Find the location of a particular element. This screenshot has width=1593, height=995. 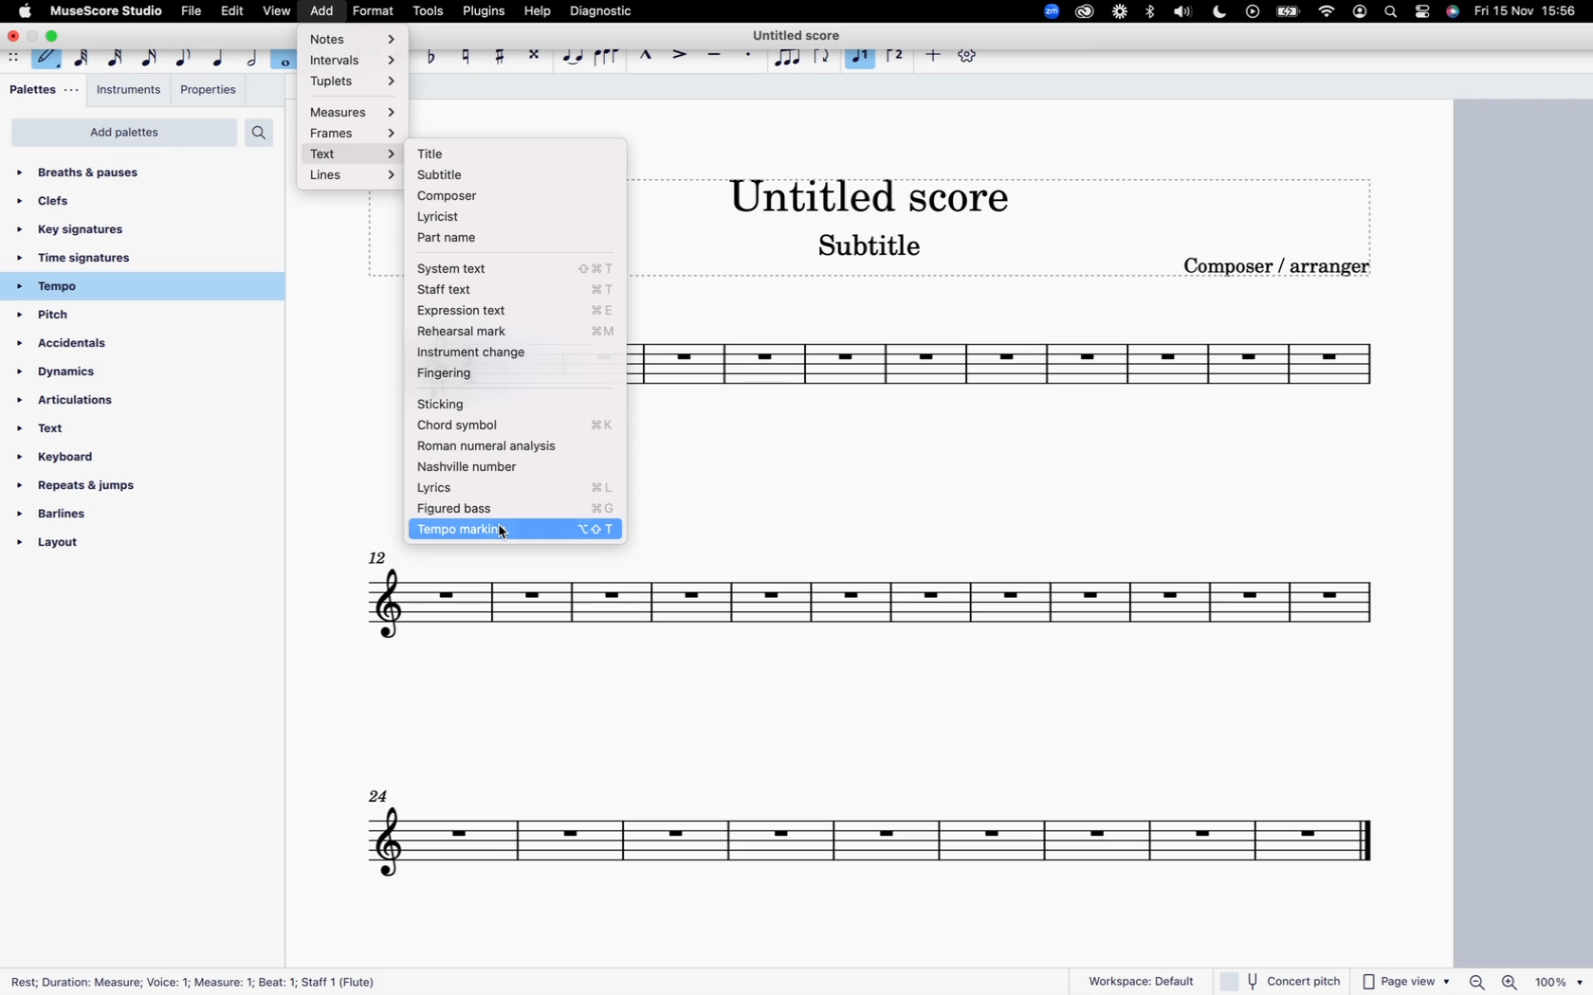

lines is located at coordinates (356, 176).